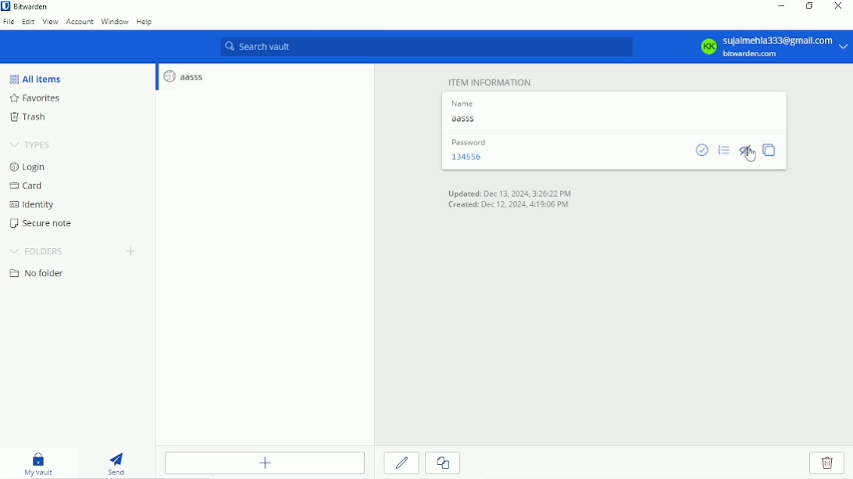 This screenshot has width=853, height=479. Describe the element at coordinates (426, 45) in the screenshot. I see `Search vault` at that location.